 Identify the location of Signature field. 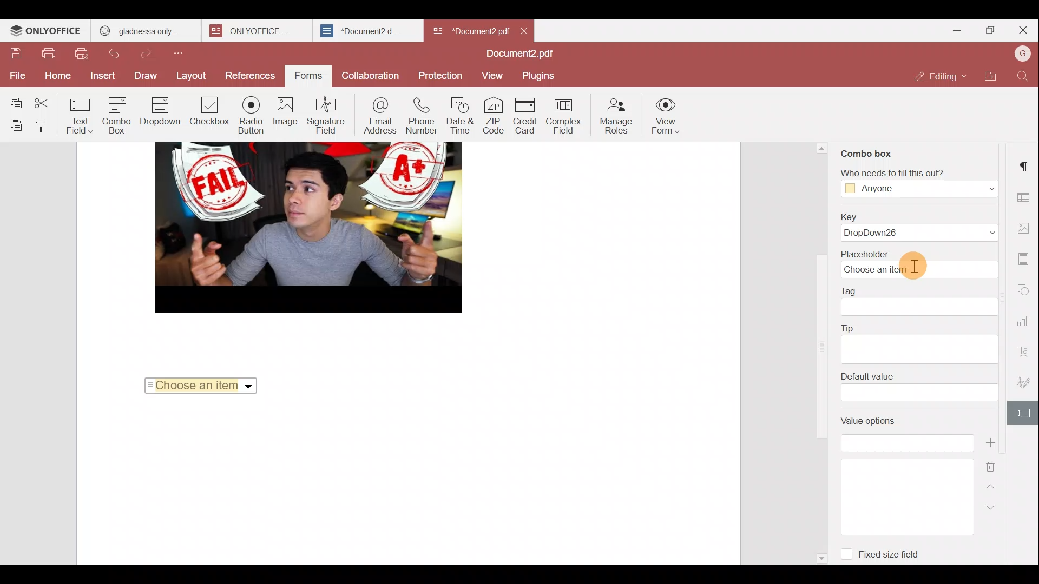
(326, 115).